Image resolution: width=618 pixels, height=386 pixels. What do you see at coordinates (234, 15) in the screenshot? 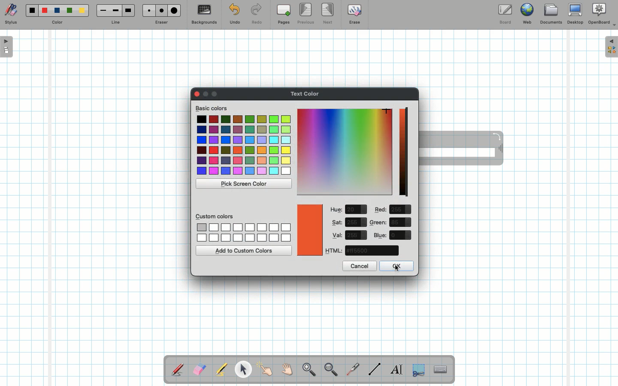
I see `Undo` at bounding box center [234, 15].